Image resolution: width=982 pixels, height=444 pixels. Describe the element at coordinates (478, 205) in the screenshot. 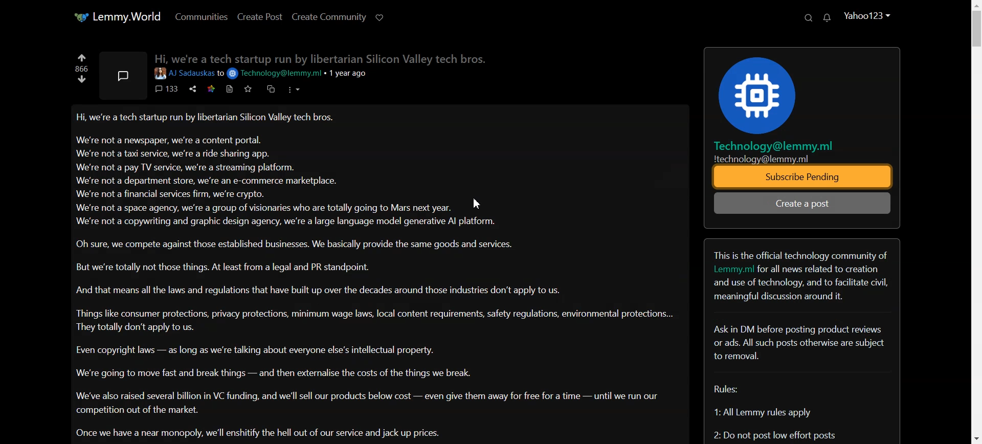

I see `Cursor` at that location.